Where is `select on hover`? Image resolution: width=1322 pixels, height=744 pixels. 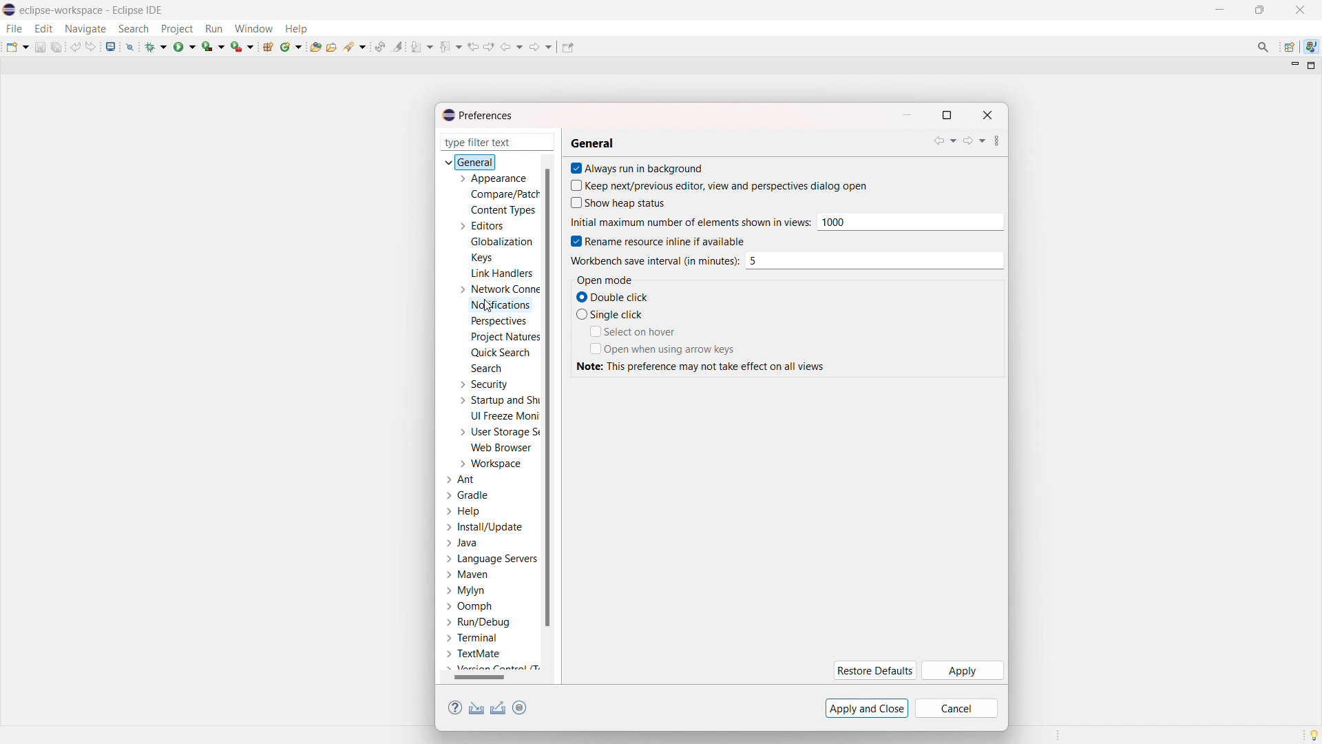
select on hover is located at coordinates (640, 331).